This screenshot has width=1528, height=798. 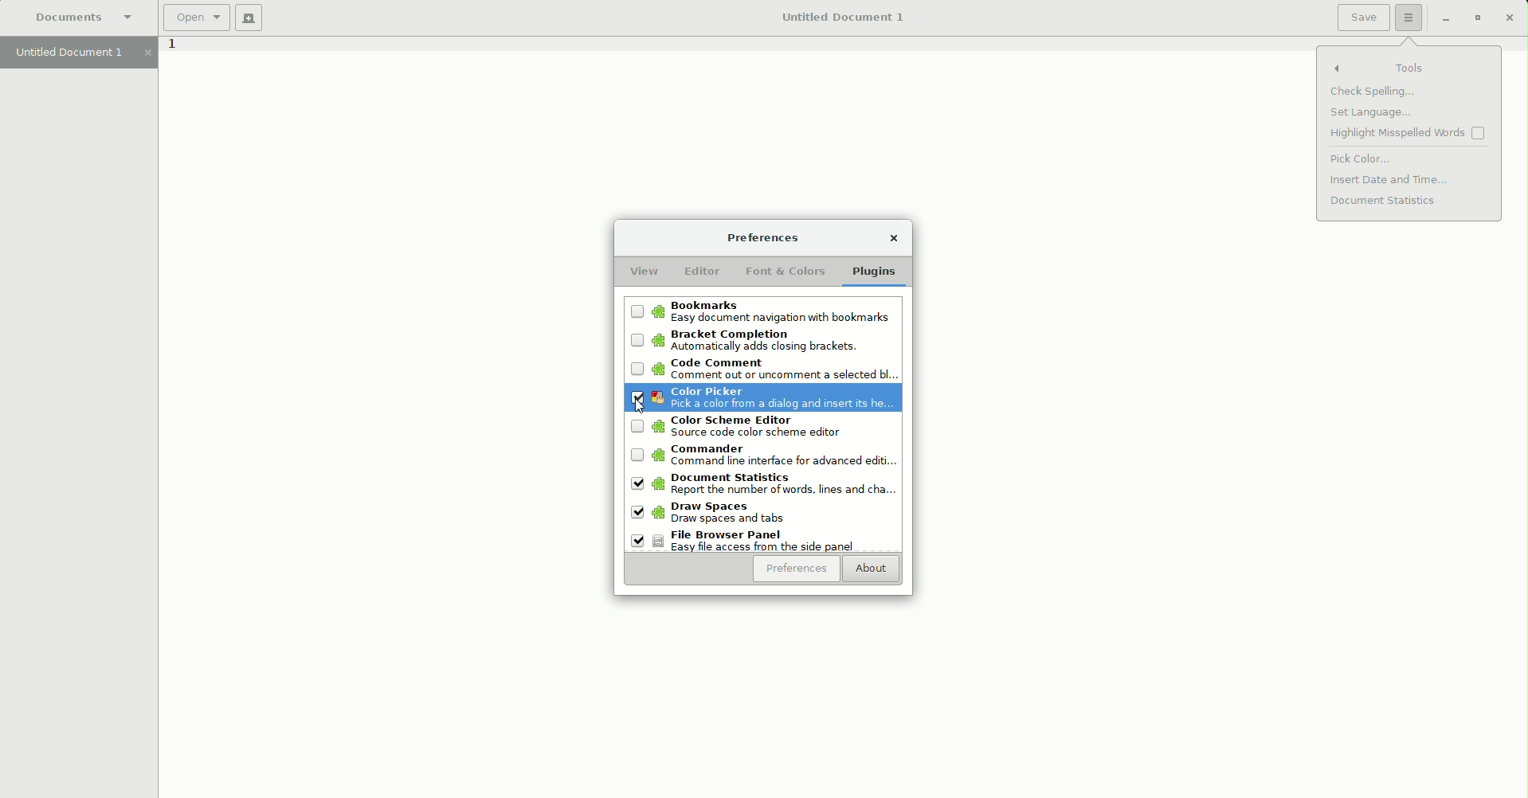 What do you see at coordinates (79, 53) in the screenshot?
I see `Untitled document 1` at bounding box center [79, 53].